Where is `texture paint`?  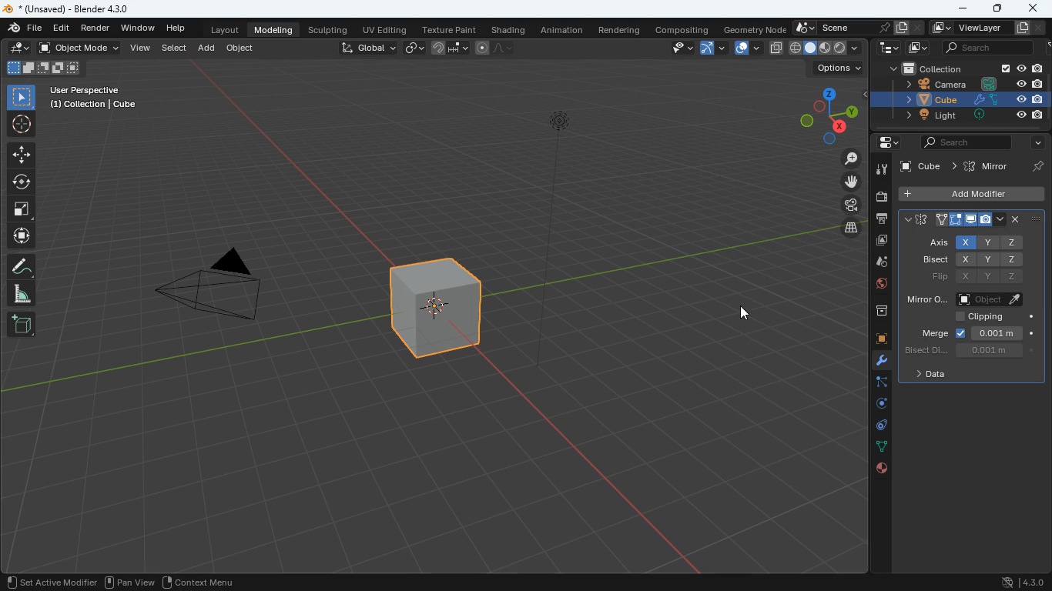 texture paint is located at coordinates (450, 29).